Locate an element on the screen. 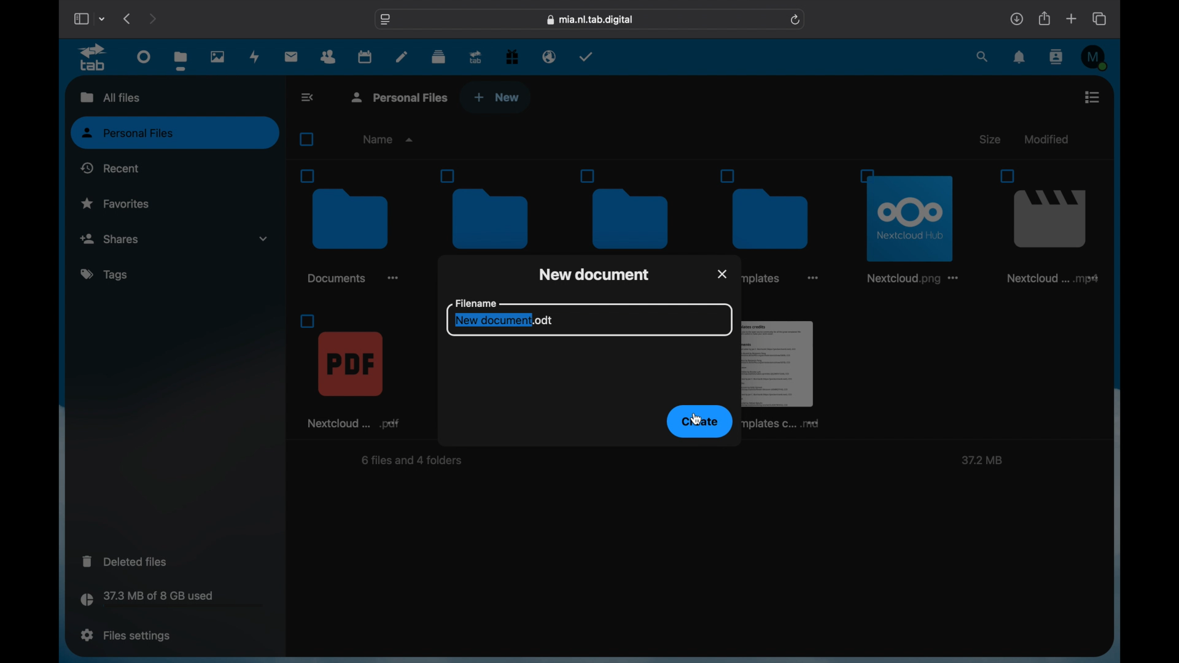 This screenshot has width=1179, height=663. deck is located at coordinates (438, 57).